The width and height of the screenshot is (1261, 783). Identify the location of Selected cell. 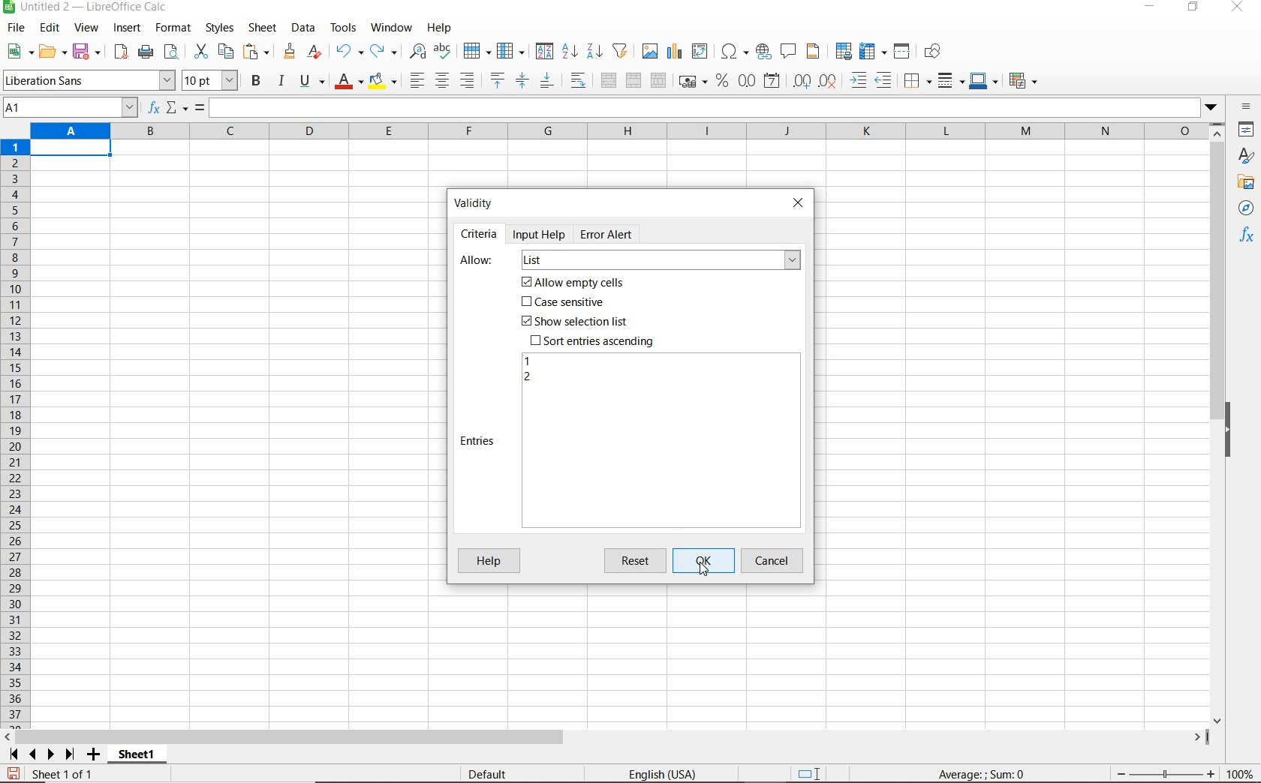
(71, 148).